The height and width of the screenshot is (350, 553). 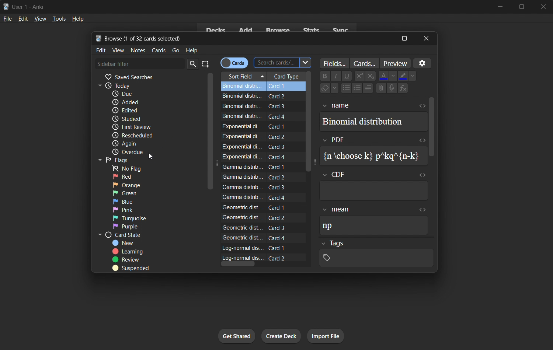 What do you see at coordinates (335, 63) in the screenshot?
I see `customize fields` at bounding box center [335, 63].